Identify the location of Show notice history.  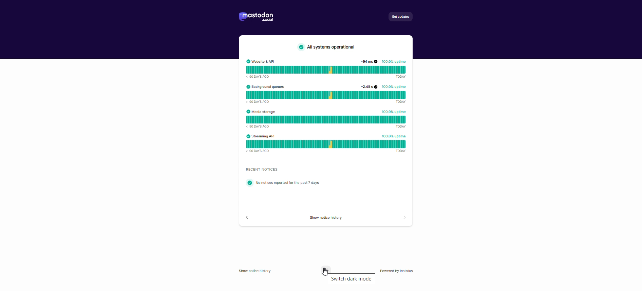
(256, 270).